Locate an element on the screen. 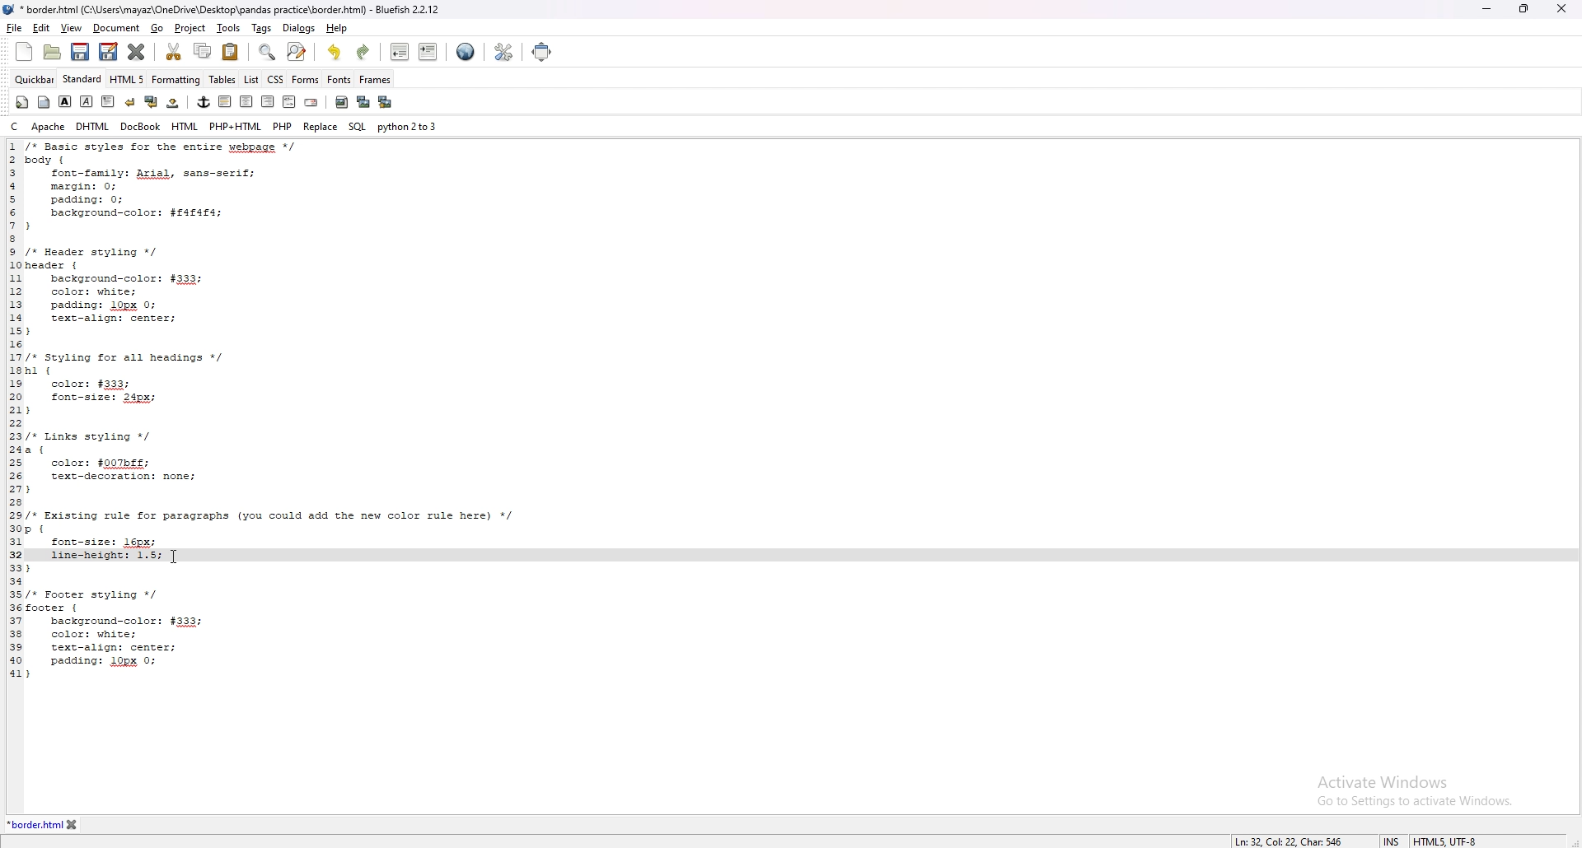 The width and height of the screenshot is (1582, 848). project is located at coordinates (189, 29).